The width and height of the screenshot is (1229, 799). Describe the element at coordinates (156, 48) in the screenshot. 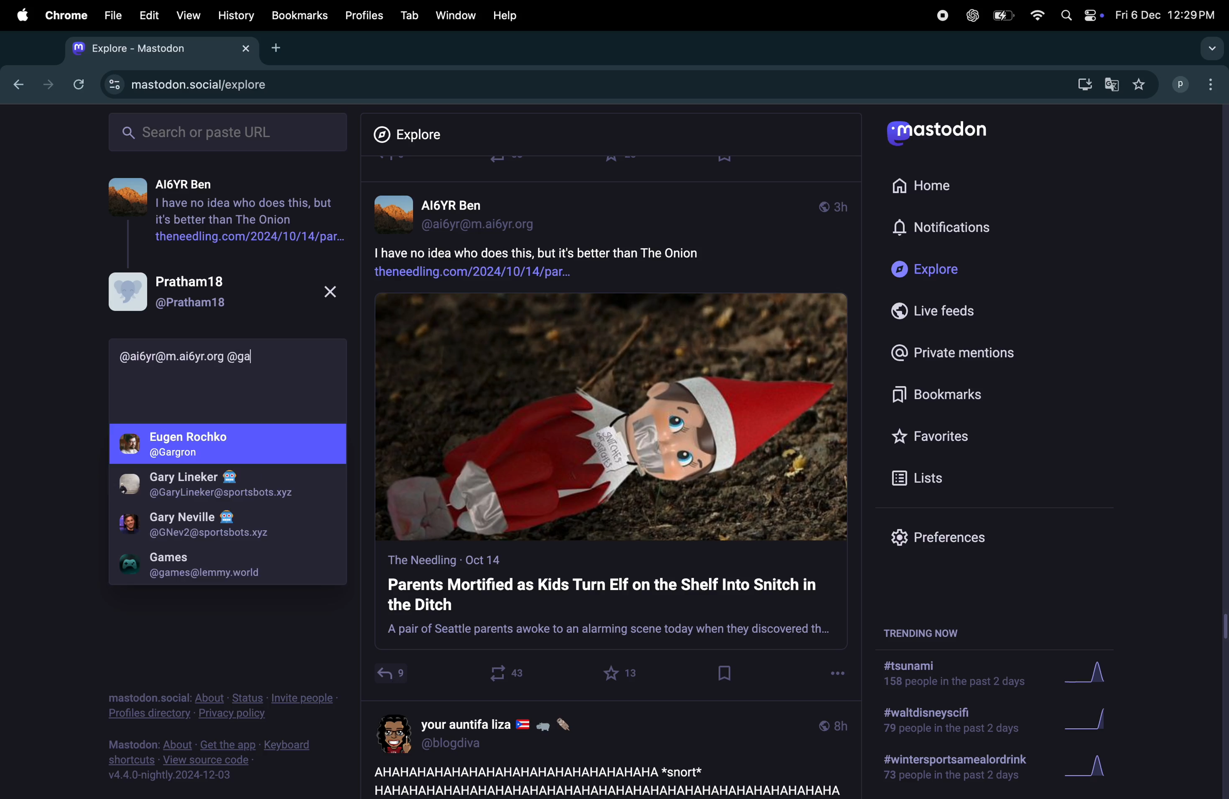

I see `mastodon tab` at that location.